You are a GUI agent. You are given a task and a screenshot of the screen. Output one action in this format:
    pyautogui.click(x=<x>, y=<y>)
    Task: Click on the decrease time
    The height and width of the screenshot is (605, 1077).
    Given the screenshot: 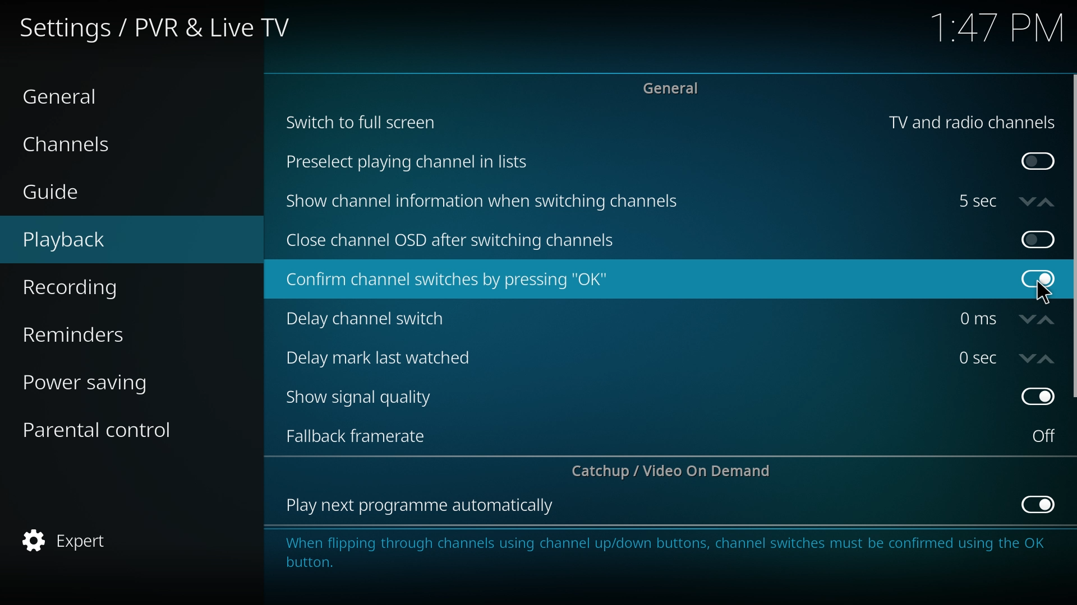 What is the action you would take?
    pyautogui.click(x=1027, y=201)
    